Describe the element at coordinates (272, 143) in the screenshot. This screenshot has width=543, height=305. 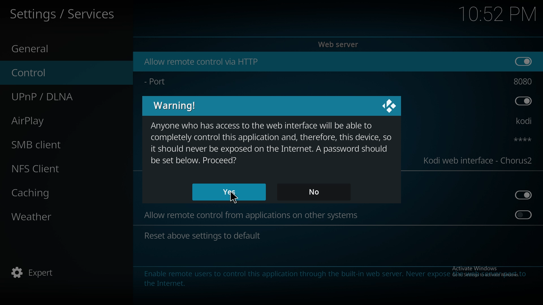
I see `warning` at that location.